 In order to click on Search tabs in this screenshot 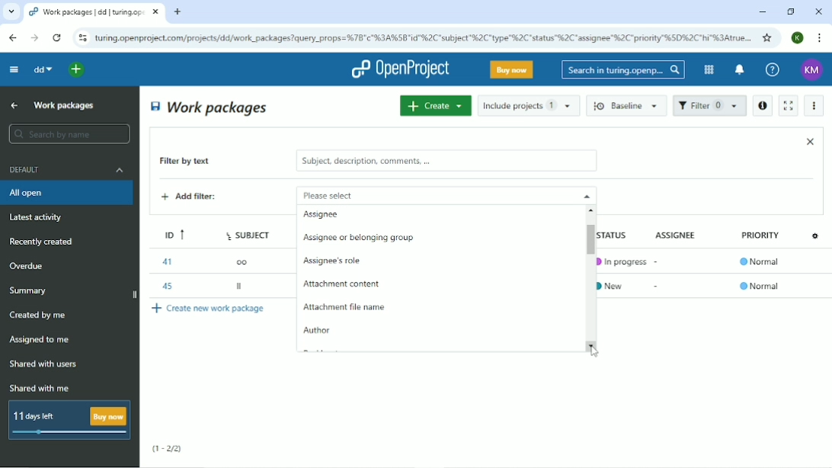, I will do `click(11, 12)`.